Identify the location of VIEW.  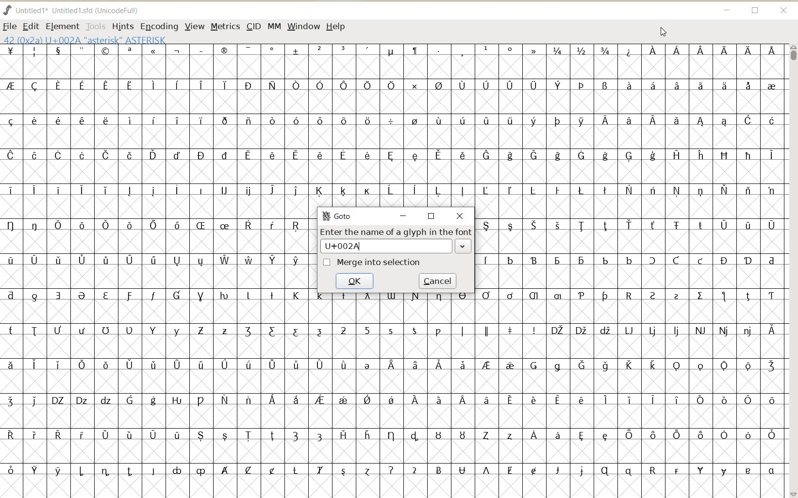
(195, 27).